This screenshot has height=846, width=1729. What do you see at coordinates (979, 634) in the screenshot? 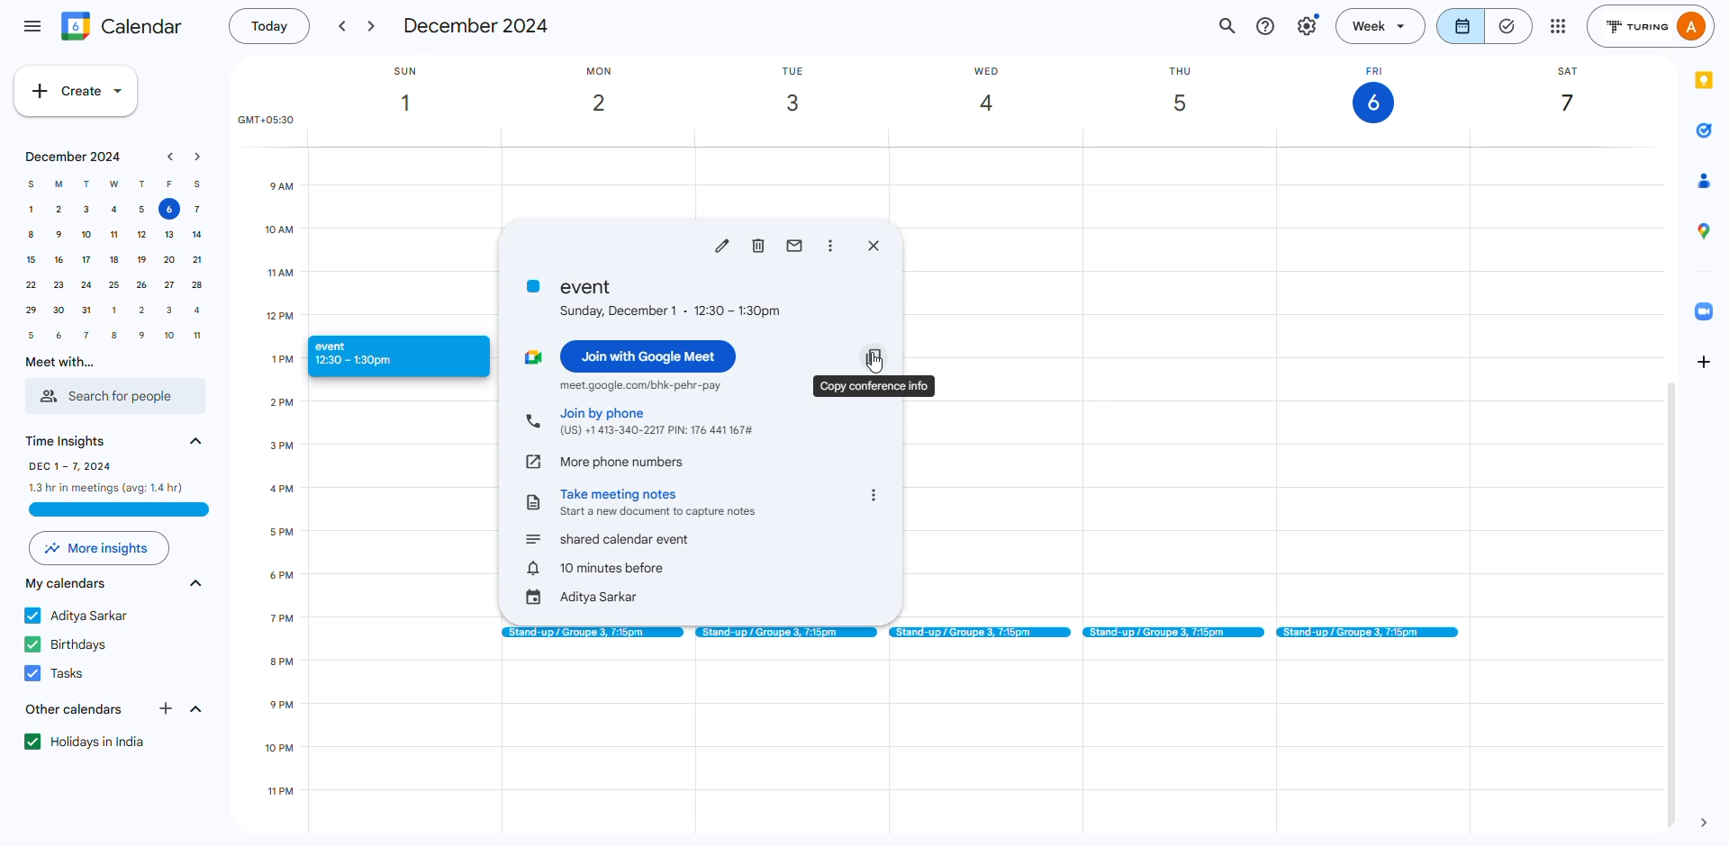
I see `meetings` at bounding box center [979, 634].